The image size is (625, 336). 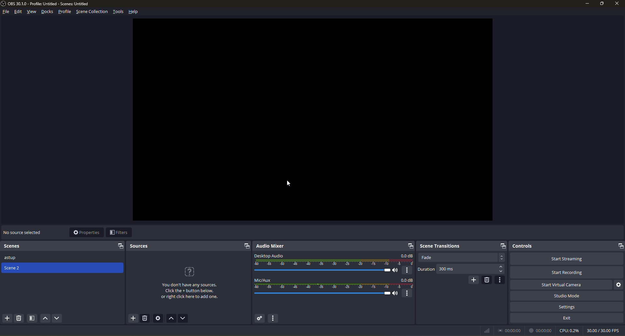 I want to click on advanced audio properties, so click(x=260, y=318).